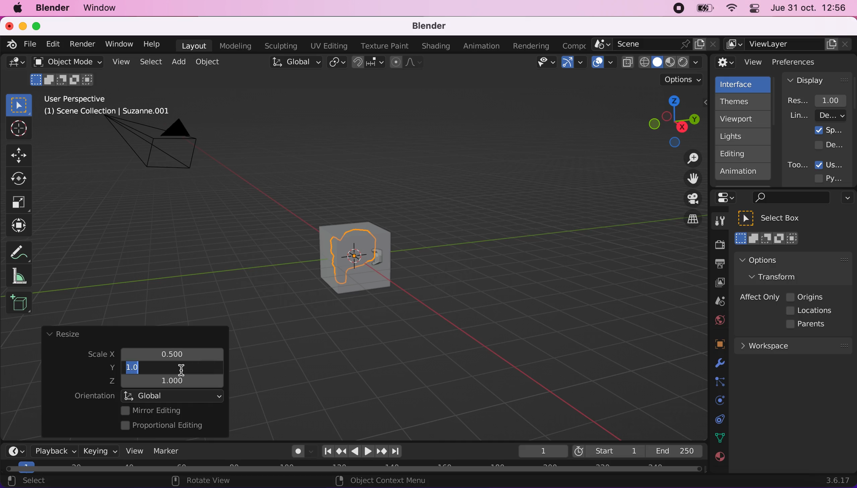 The width and height of the screenshot is (857, 488). Describe the element at coordinates (167, 451) in the screenshot. I see `marker` at that location.